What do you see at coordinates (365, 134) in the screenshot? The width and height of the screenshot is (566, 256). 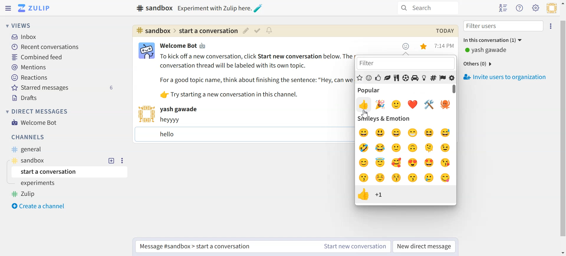 I see `grinning` at bounding box center [365, 134].